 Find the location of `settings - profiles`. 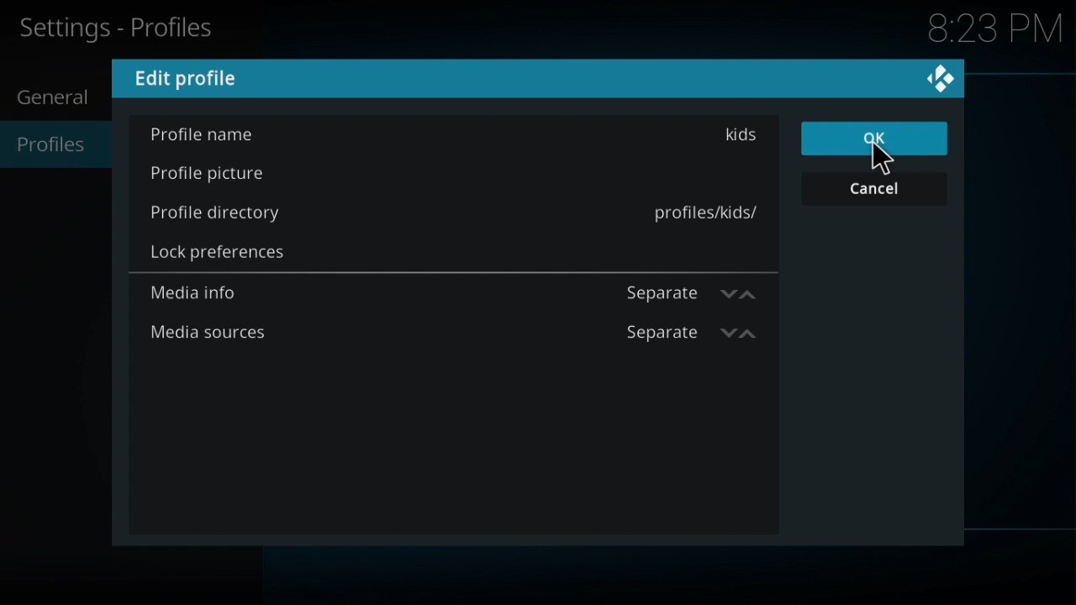

settings - profiles is located at coordinates (122, 31).